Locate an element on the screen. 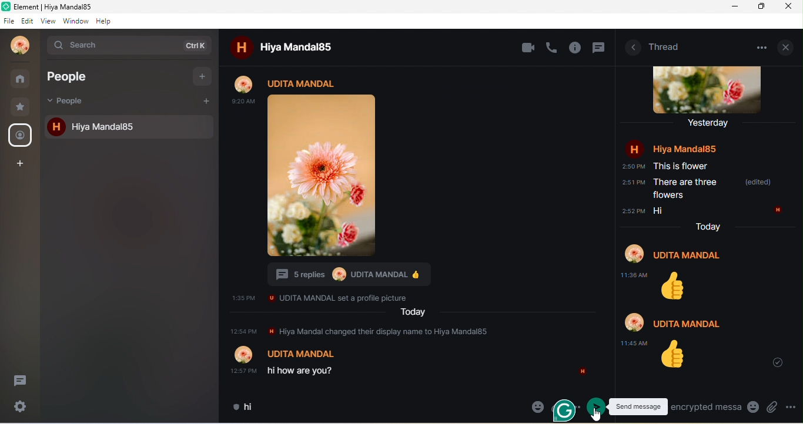  h is located at coordinates (239, 48).